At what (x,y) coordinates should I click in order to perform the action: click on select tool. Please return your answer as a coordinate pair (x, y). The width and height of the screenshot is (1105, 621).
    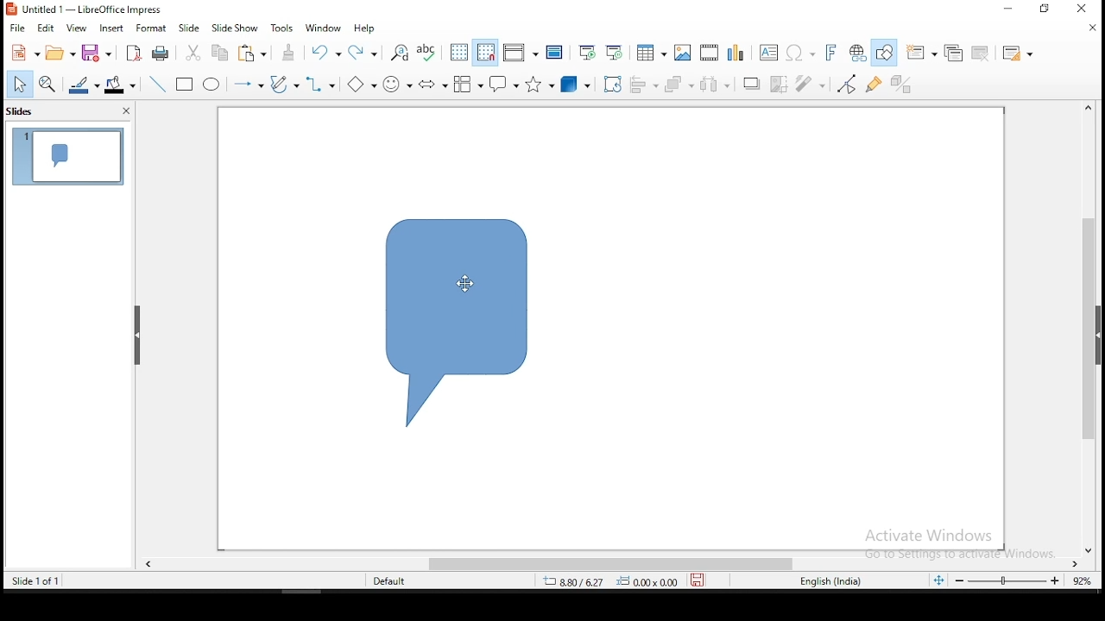
    Looking at the image, I should click on (21, 84).